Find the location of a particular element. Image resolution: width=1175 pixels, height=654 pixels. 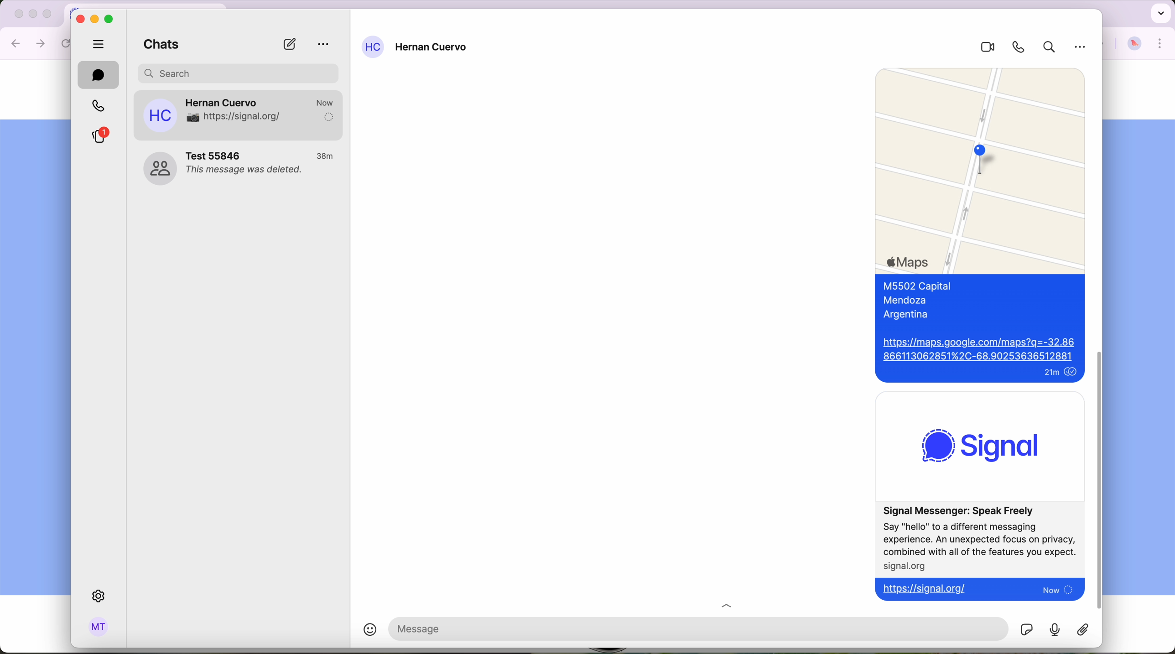

video call is located at coordinates (983, 47).